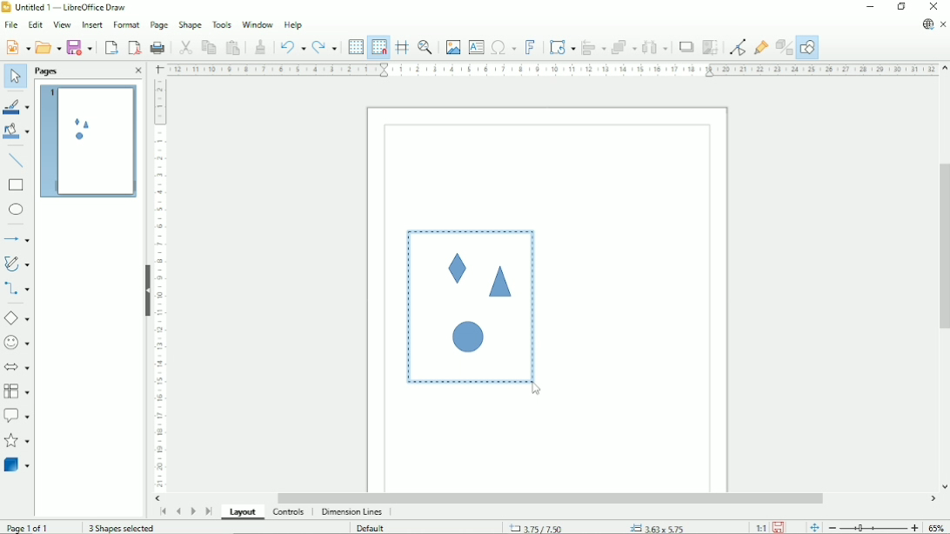  I want to click on Shape, so click(190, 25).